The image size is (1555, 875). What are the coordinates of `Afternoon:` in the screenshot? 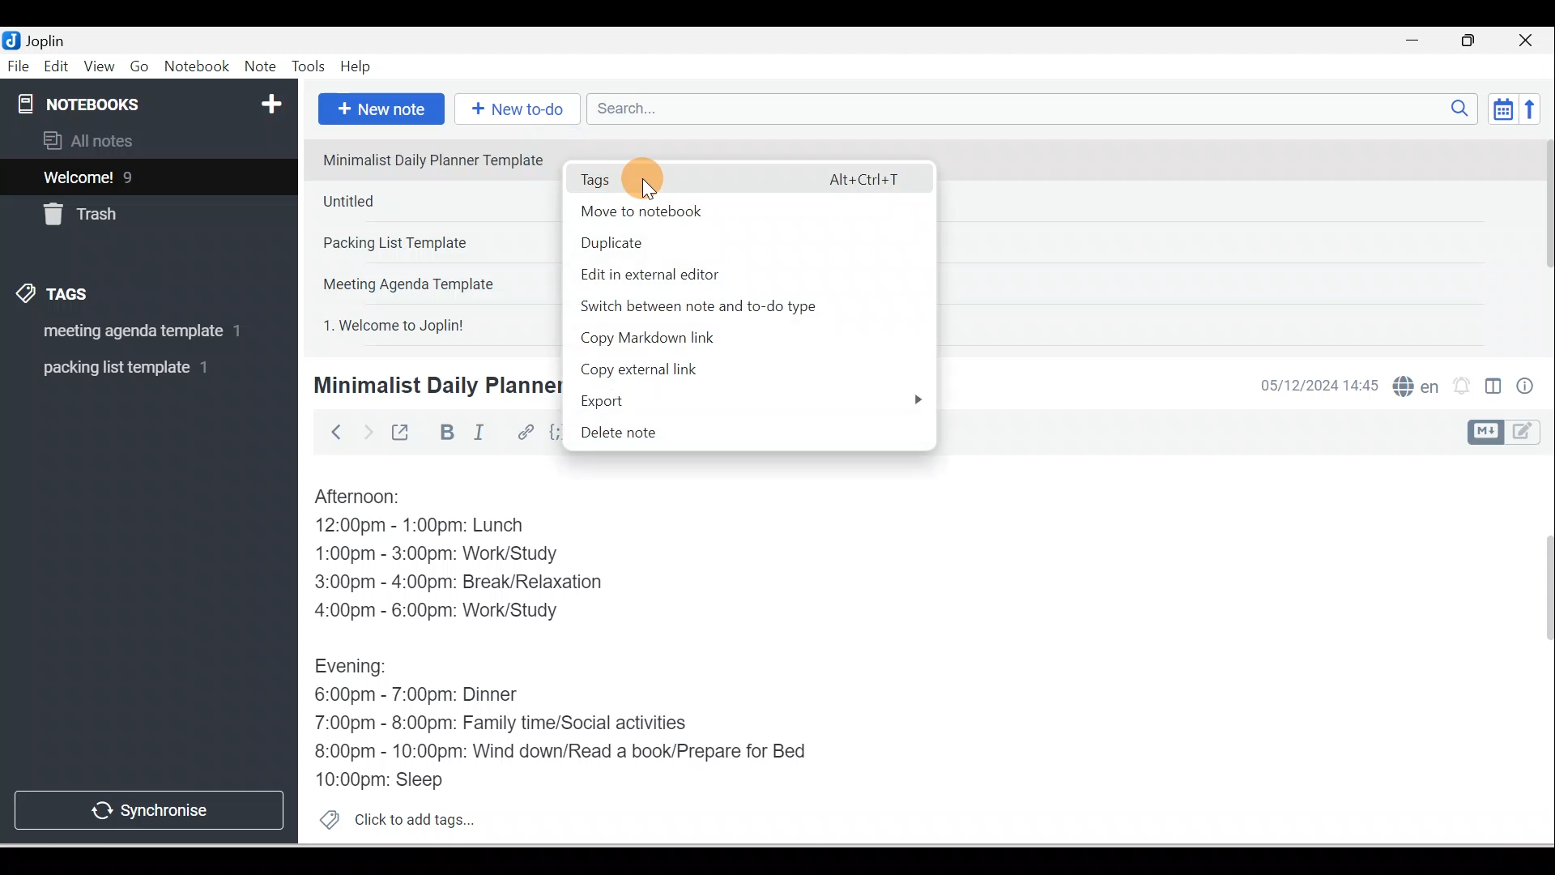 It's located at (369, 497).